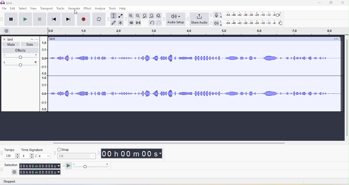  Describe the element at coordinates (11, 19) in the screenshot. I see `pause` at that location.